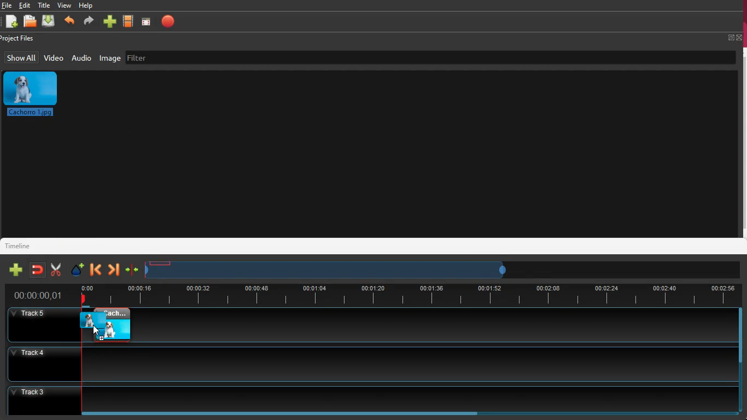  What do you see at coordinates (735, 37) in the screenshot?
I see `full screen` at bounding box center [735, 37].